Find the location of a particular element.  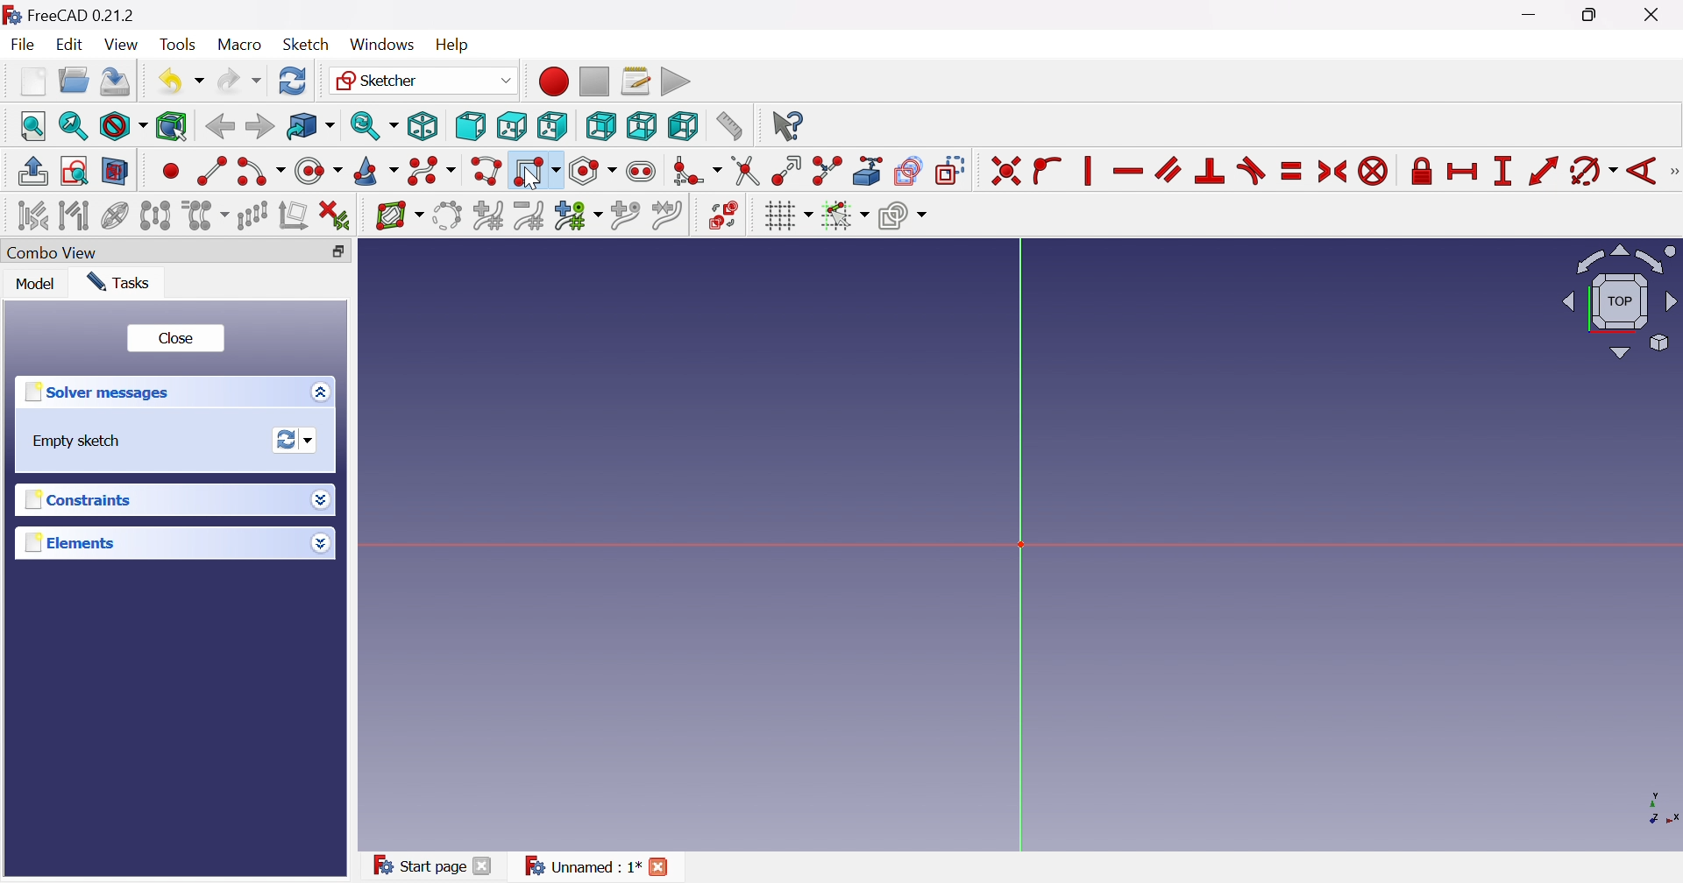

Constrain point onto object is located at coordinates (1049, 173).